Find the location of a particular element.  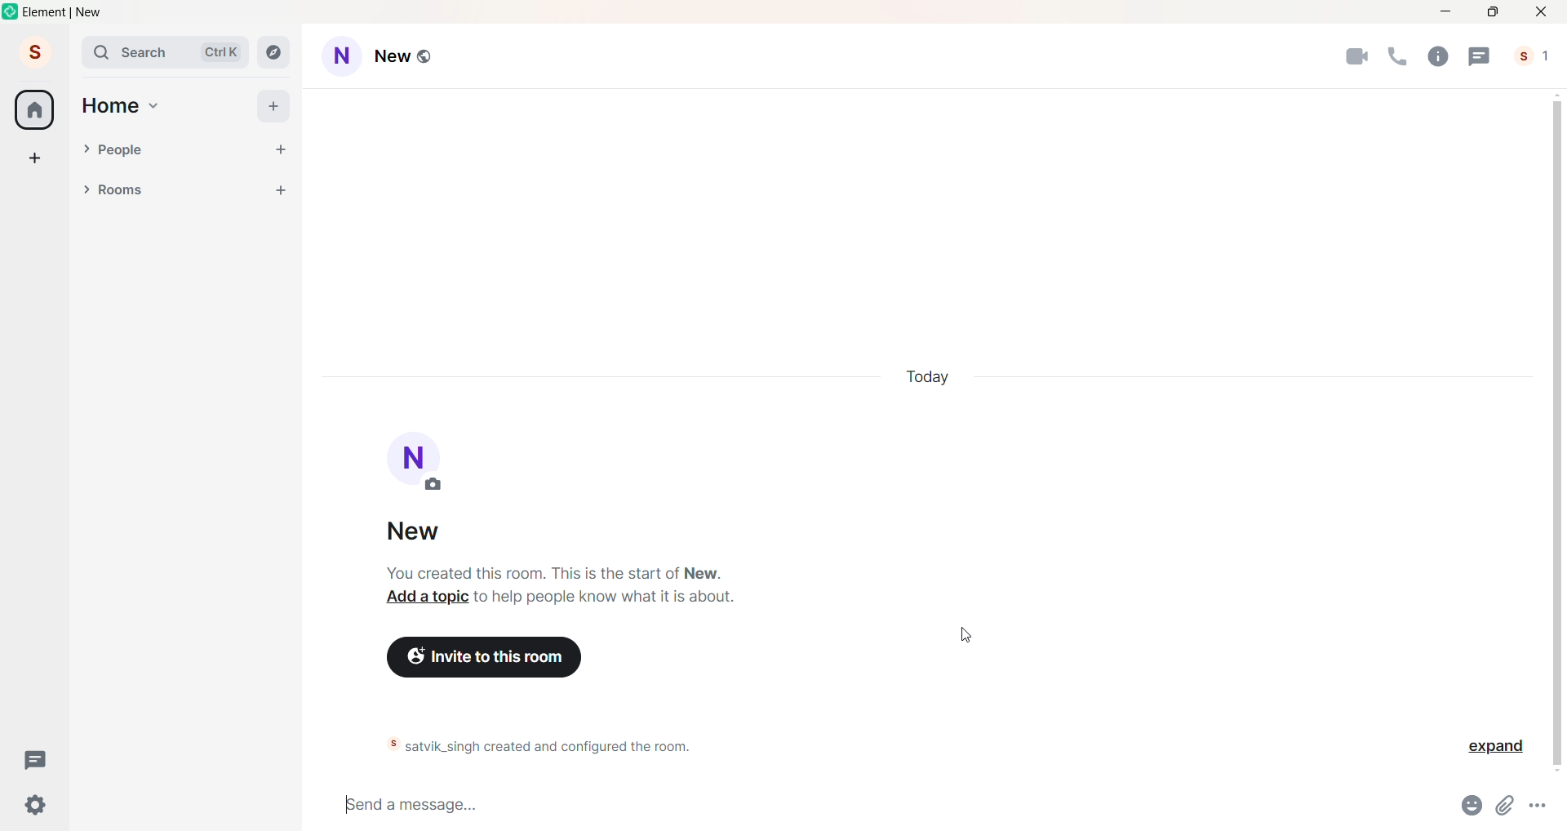

Expand is located at coordinates (1495, 749).